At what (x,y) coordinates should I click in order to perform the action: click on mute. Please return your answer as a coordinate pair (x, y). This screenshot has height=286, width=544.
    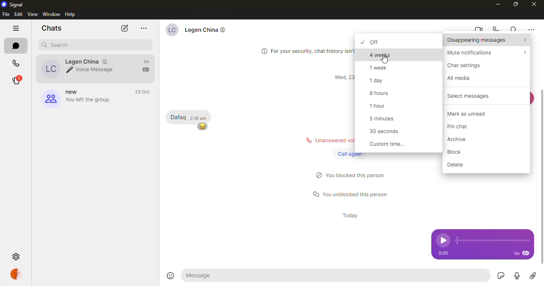
    Looking at the image, I should click on (482, 53).